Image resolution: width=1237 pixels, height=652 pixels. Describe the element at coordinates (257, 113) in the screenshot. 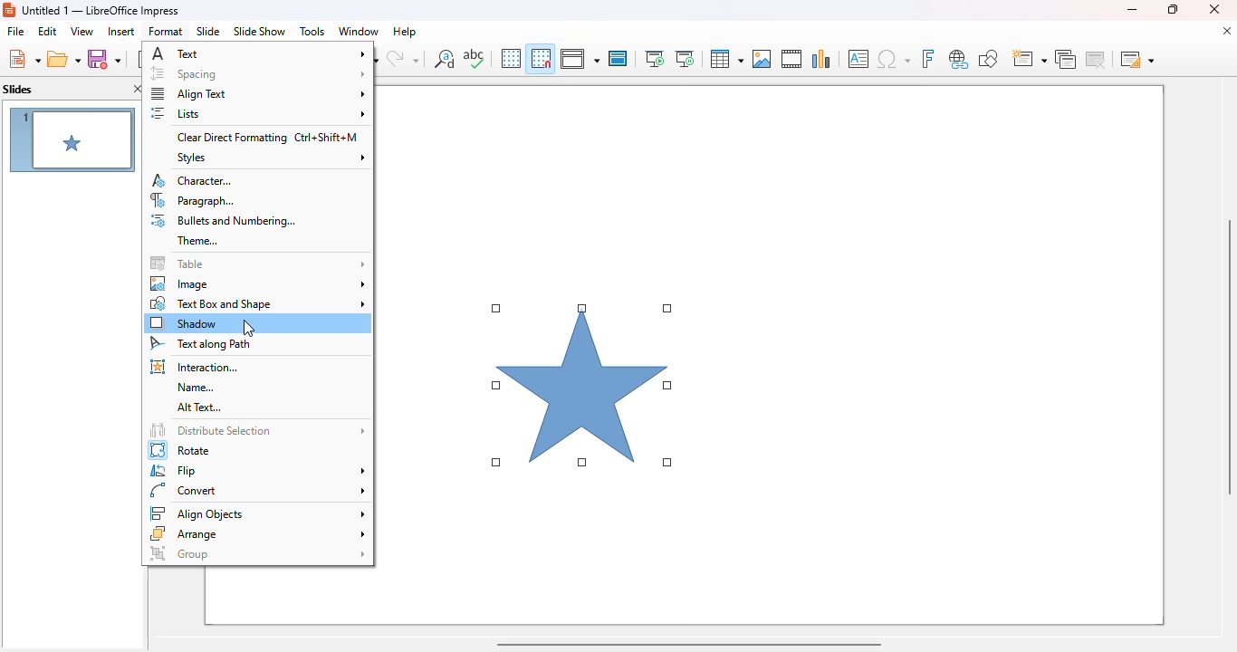

I see `lists` at that location.